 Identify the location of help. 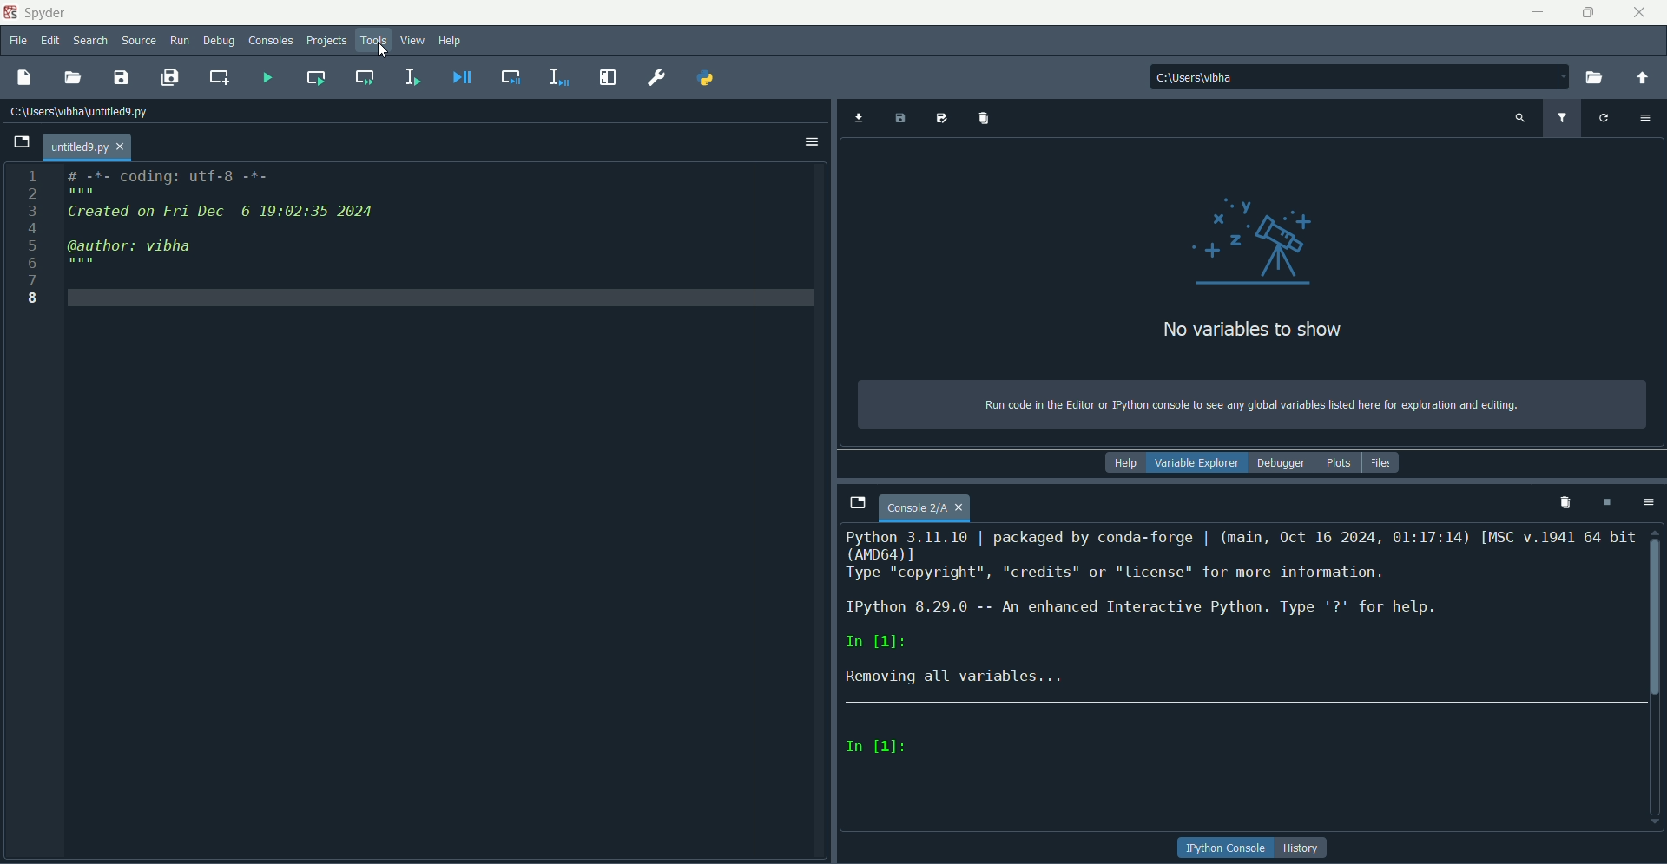
(1123, 463).